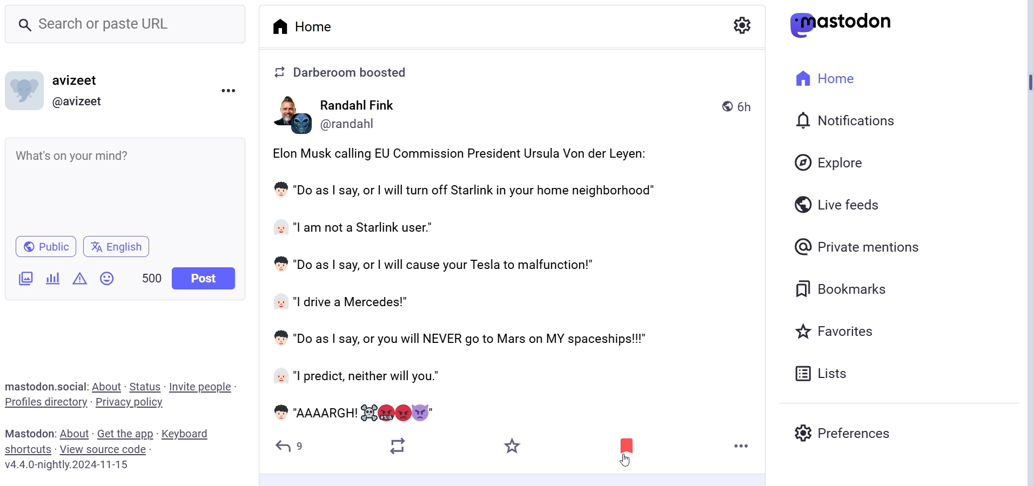 The image size is (1034, 486). What do you see at coordinates (433, 266) in the screenshot?
I see `' "Do as | say, or | will cause your Tesla to malfunction!”` at bounding box center [433, 266].